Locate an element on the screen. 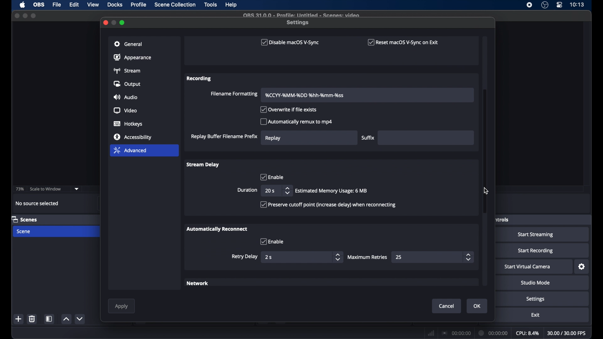  close is located at coordinates (105, 22).